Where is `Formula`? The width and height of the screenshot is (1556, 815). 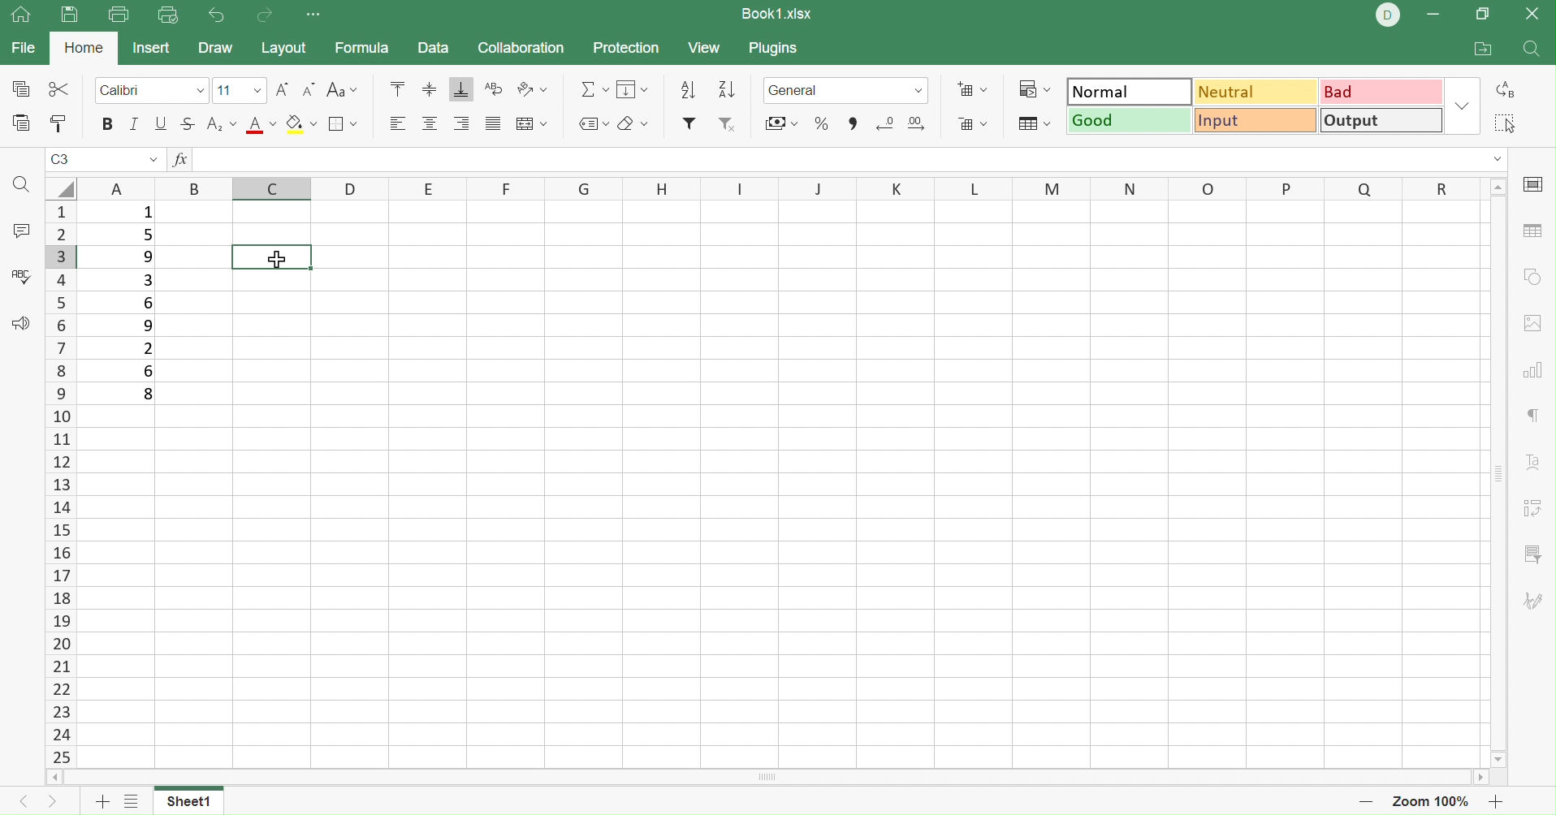
Formula is located at coordinates (362, 48).